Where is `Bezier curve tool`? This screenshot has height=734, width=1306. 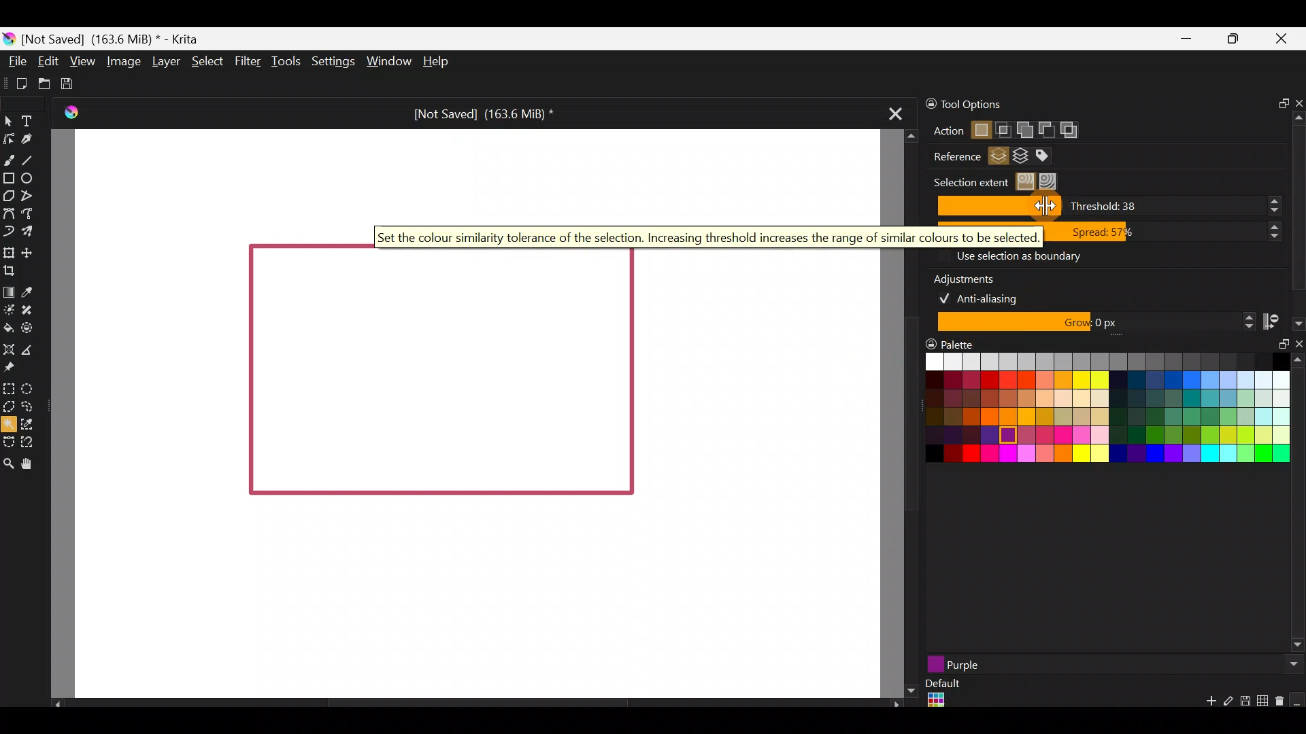 Bezier curve tool is located at coordinates (8, 211).